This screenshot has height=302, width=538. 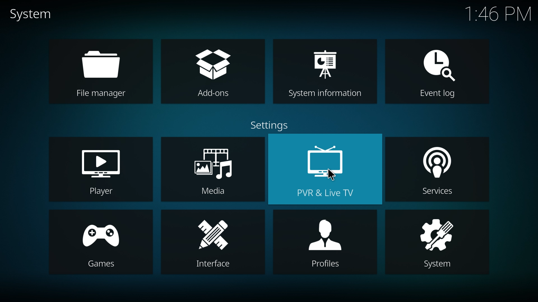 I want to click on settings, so click(x=270, y=124).